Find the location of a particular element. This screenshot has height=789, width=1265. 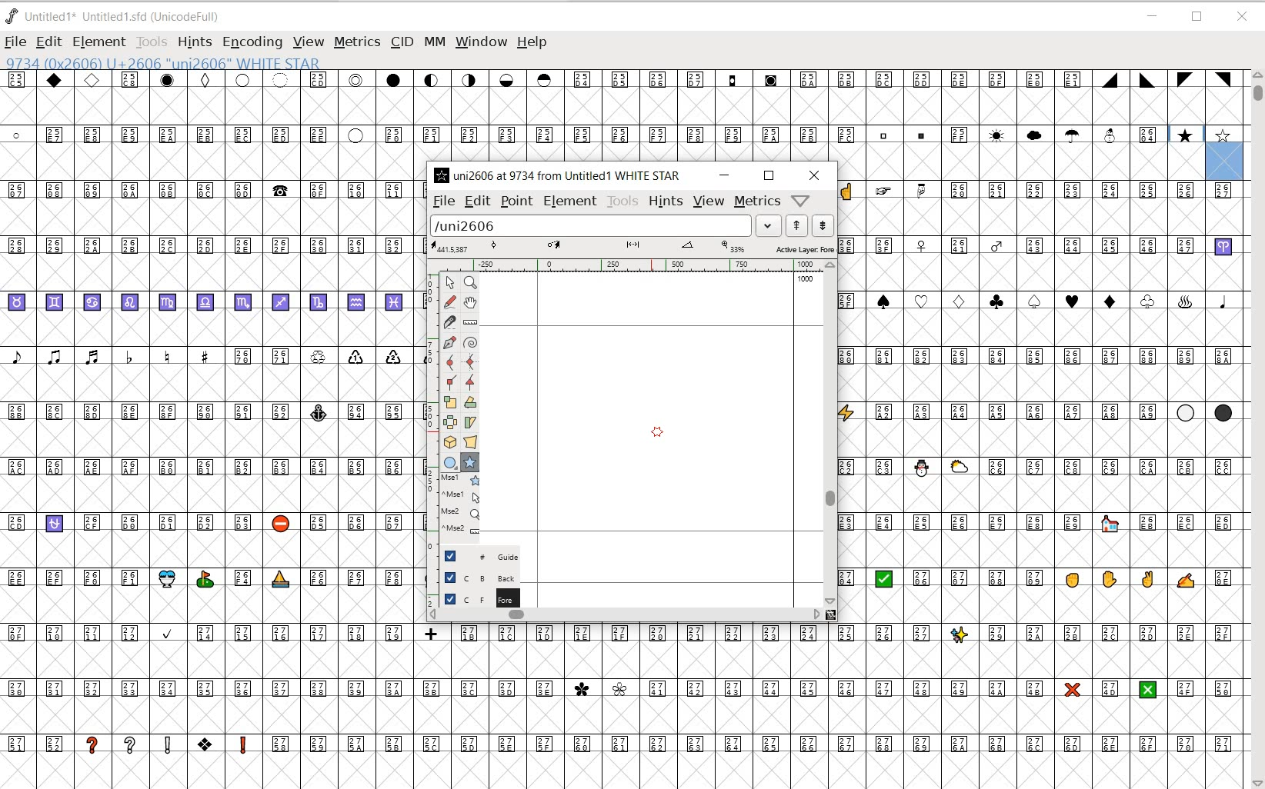

POINTER is located at coordinates (449, 282).